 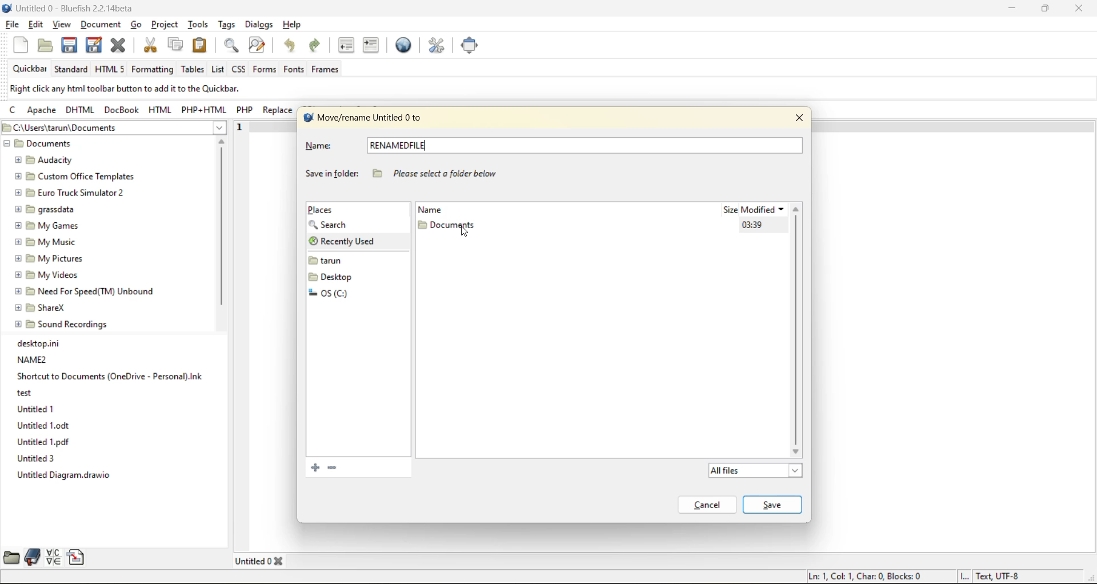 I want to click on cancel, so click(x=710, y=505).